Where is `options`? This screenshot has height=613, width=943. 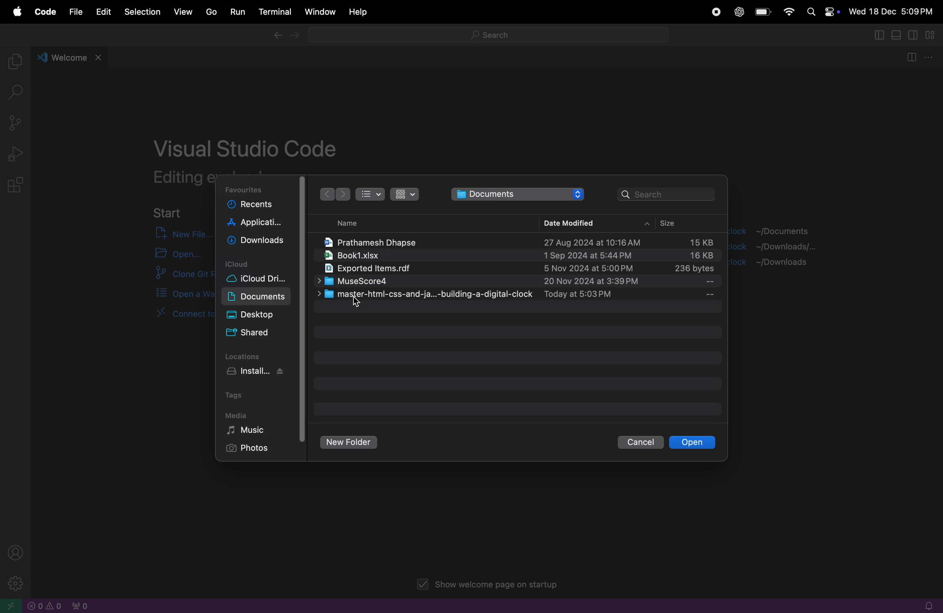 options is located at coordinates (930, 58).